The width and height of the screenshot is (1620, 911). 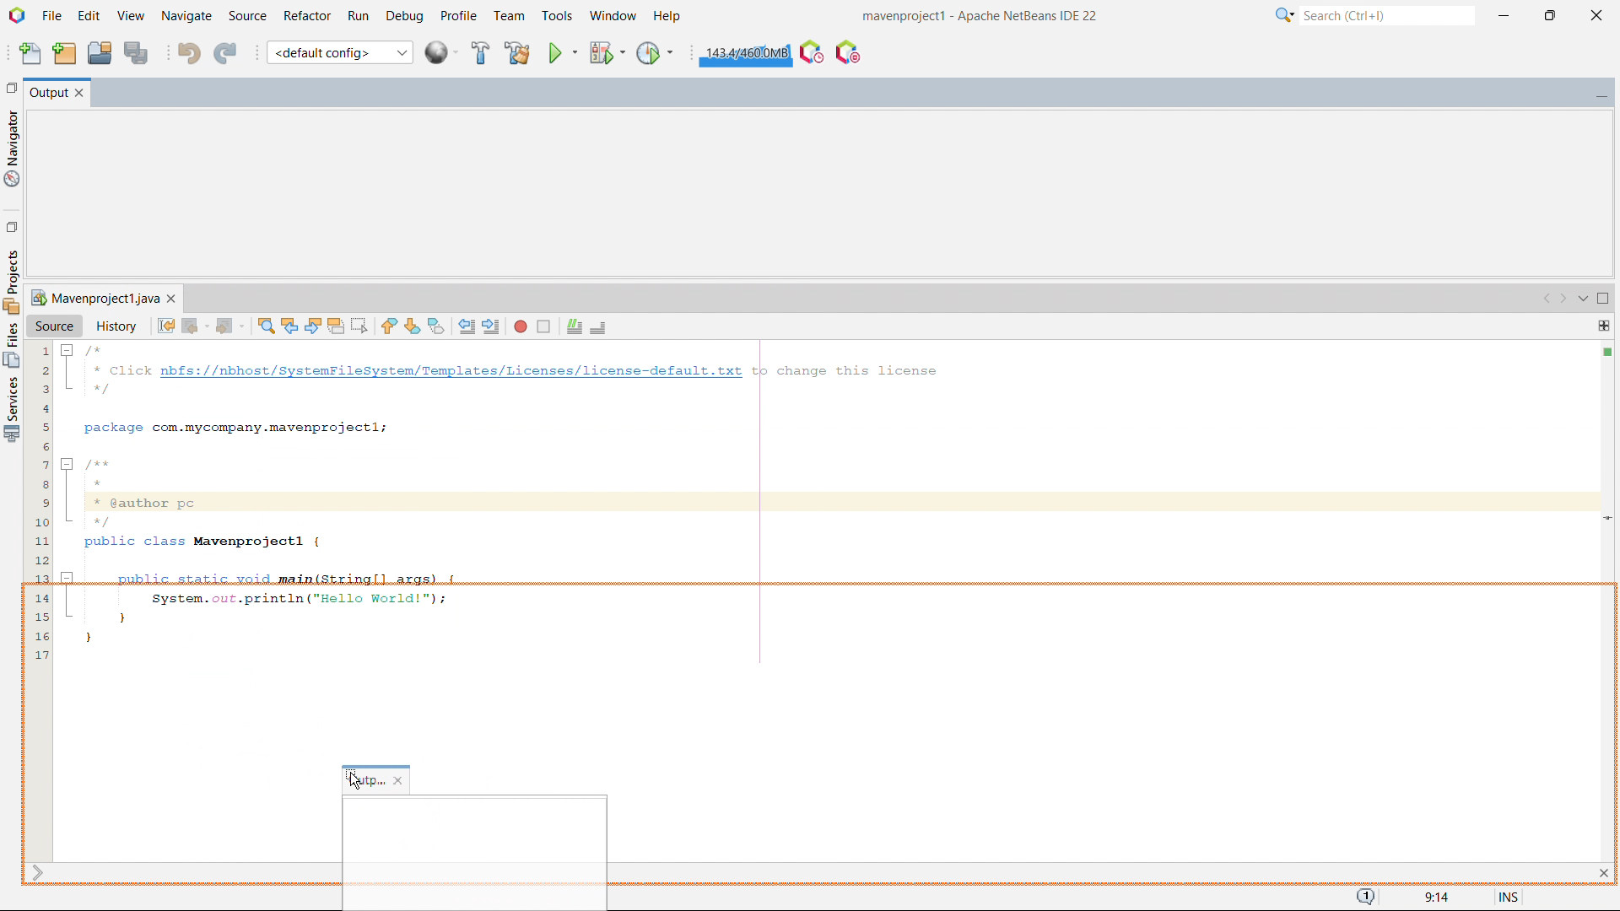 I want to click on profile, so click(x=458, y=17).